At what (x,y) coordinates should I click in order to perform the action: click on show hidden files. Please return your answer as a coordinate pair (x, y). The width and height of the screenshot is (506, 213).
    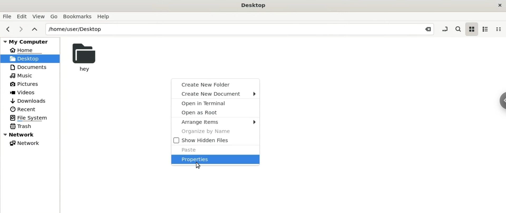
    Looking at the image, I should click on (216, 140).